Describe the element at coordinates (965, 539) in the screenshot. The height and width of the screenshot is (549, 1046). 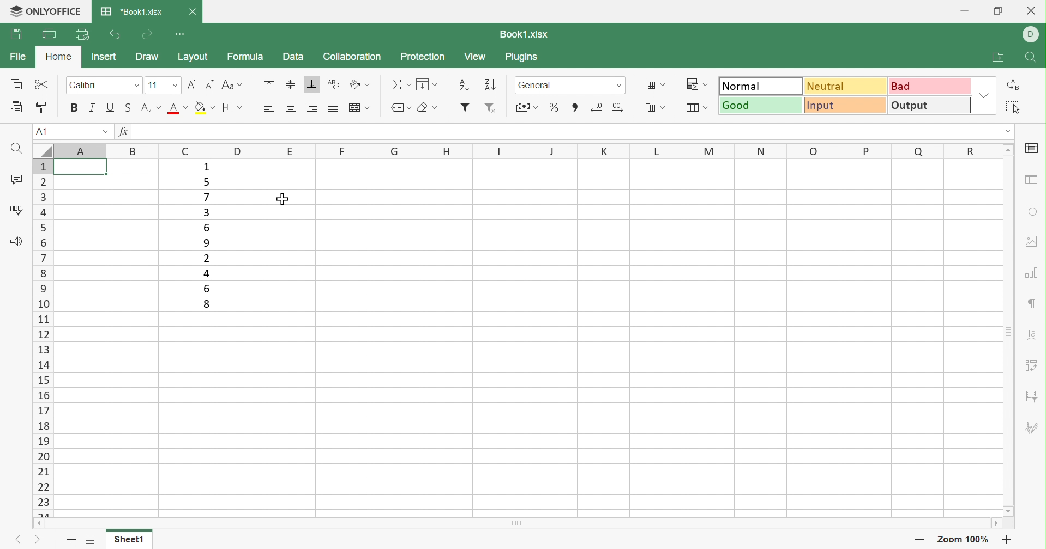
I see `Zoom 100%` at that location.